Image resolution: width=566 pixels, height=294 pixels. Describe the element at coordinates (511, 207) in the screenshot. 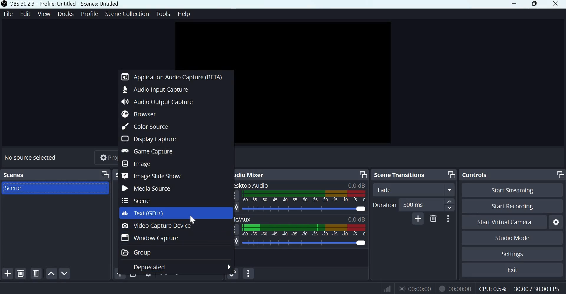

I see `Start recording` at that location.